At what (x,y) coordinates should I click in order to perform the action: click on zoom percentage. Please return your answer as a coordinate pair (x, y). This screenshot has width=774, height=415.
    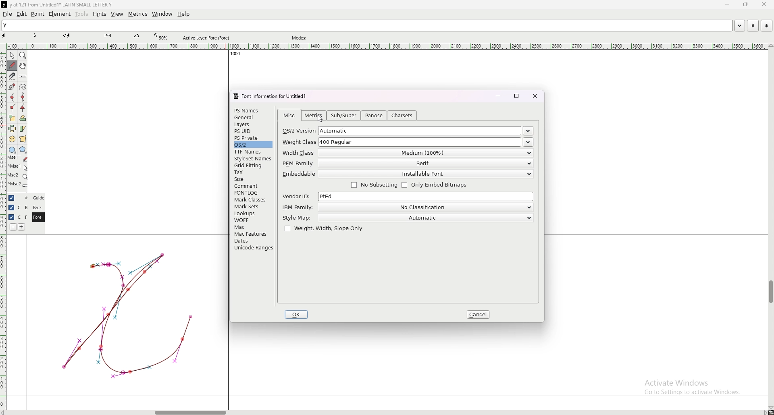
    Looking at the image, I should click on (162, 37).